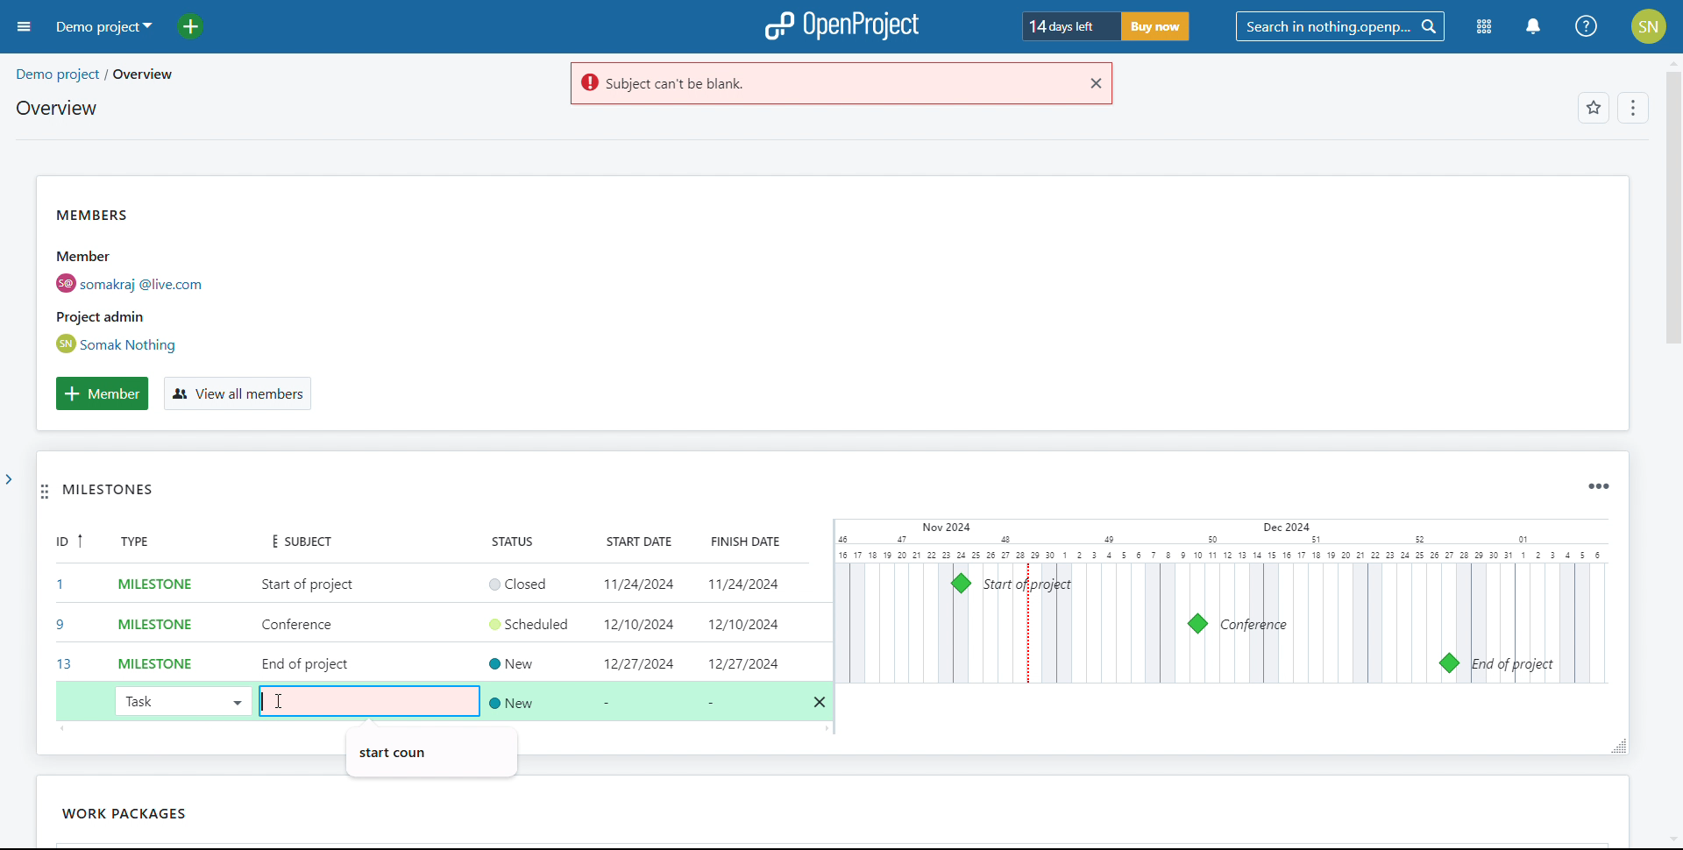 Image resolution: width=1683 pixels, height=850 pixels. I want to click on milestone 9, so click(1197, 624).